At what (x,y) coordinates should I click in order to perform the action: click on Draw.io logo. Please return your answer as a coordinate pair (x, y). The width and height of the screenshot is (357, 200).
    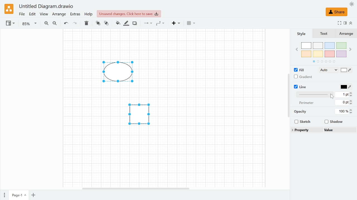
    Looking at the image, I should click on (9, 9).